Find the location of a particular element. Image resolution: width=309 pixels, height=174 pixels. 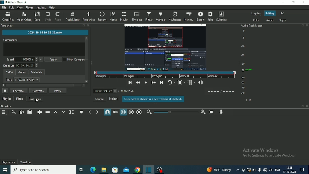

Skip to the previous point is located at coordinates (130, 83).